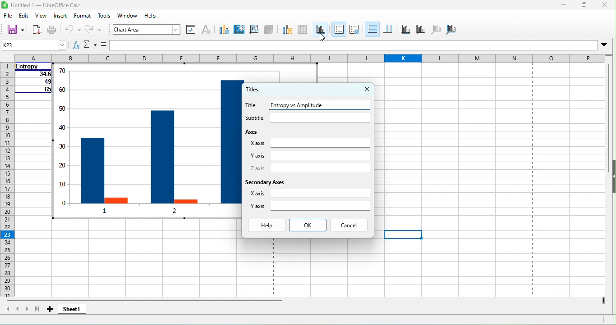 Image resolution: width=616 pixels, height=325 pixels. Describe the element at coordinates (240, 31) in the screenshot. I see `chart area` at that location.